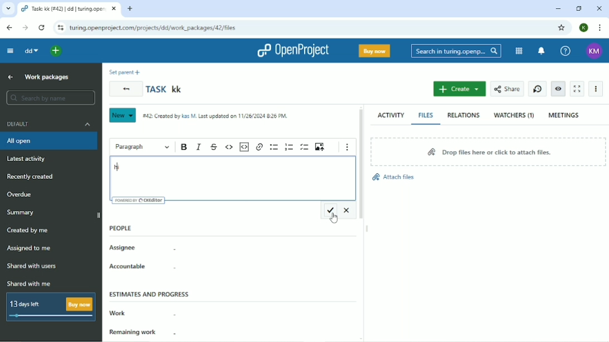 This screenshot has height=342, width=609. What do you see at coordinates (335, 218) in the screenshot?
I see `Cursor` at bounding box center [335, 218].